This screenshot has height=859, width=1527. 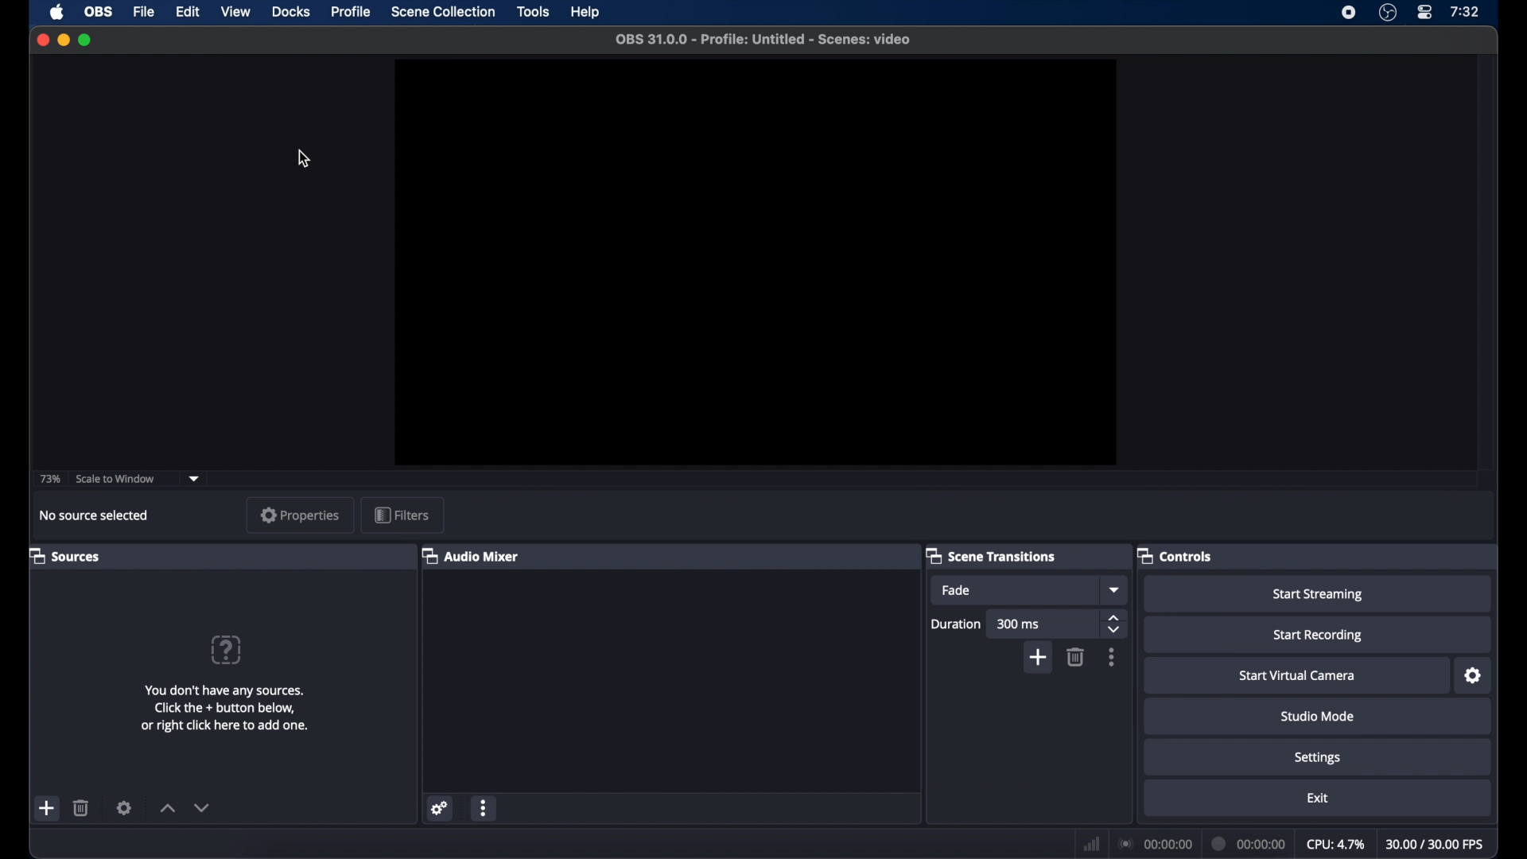 I want to click on network, so click(x=1091, y=842).